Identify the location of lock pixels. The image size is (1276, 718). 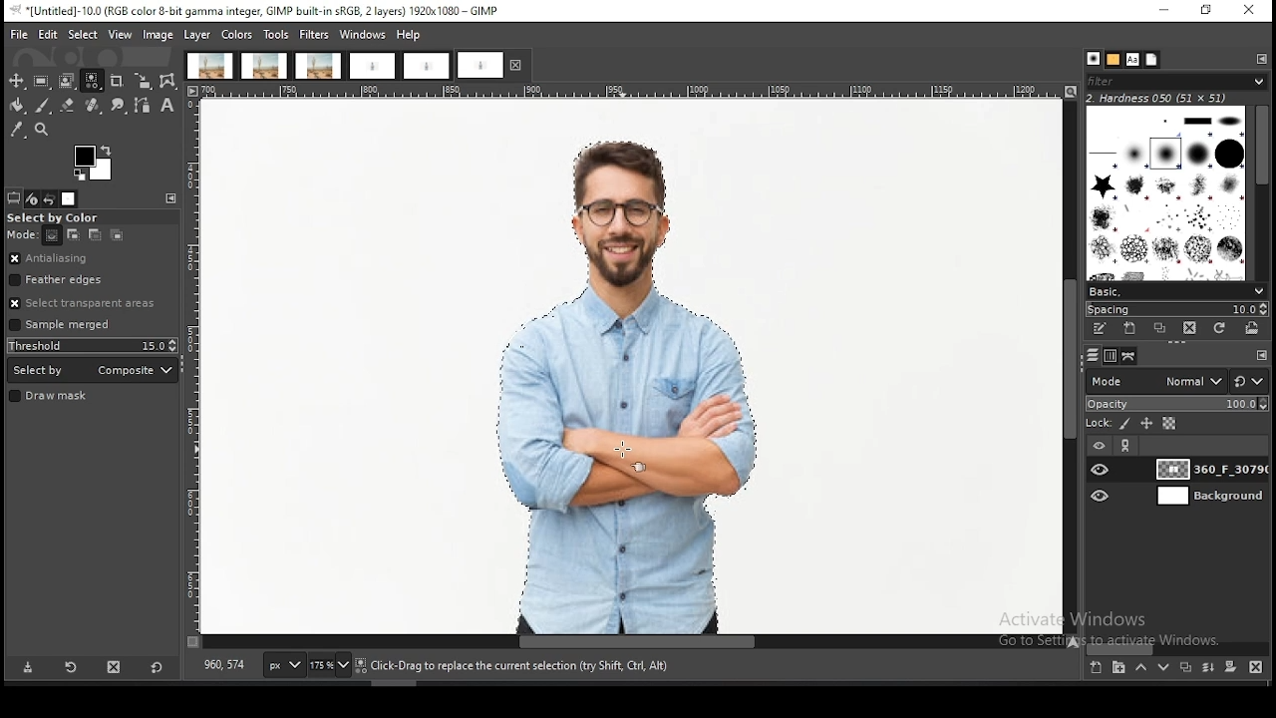
(1125, 425).